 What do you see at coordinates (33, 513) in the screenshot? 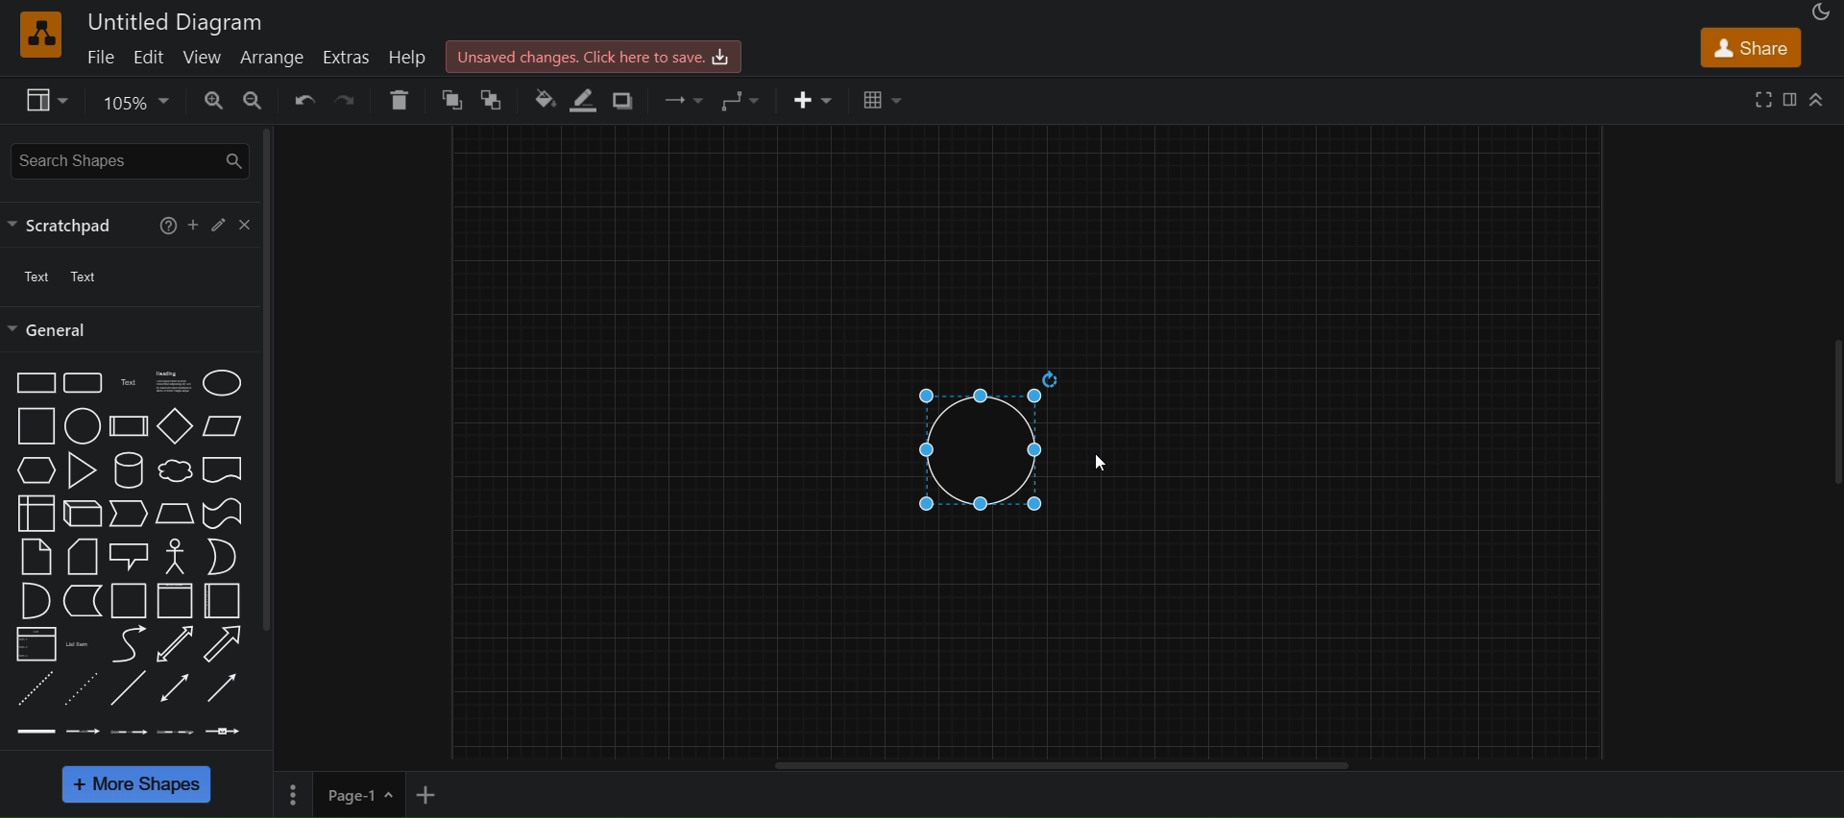
I see `internal storage` at bounding box center [33, 513].